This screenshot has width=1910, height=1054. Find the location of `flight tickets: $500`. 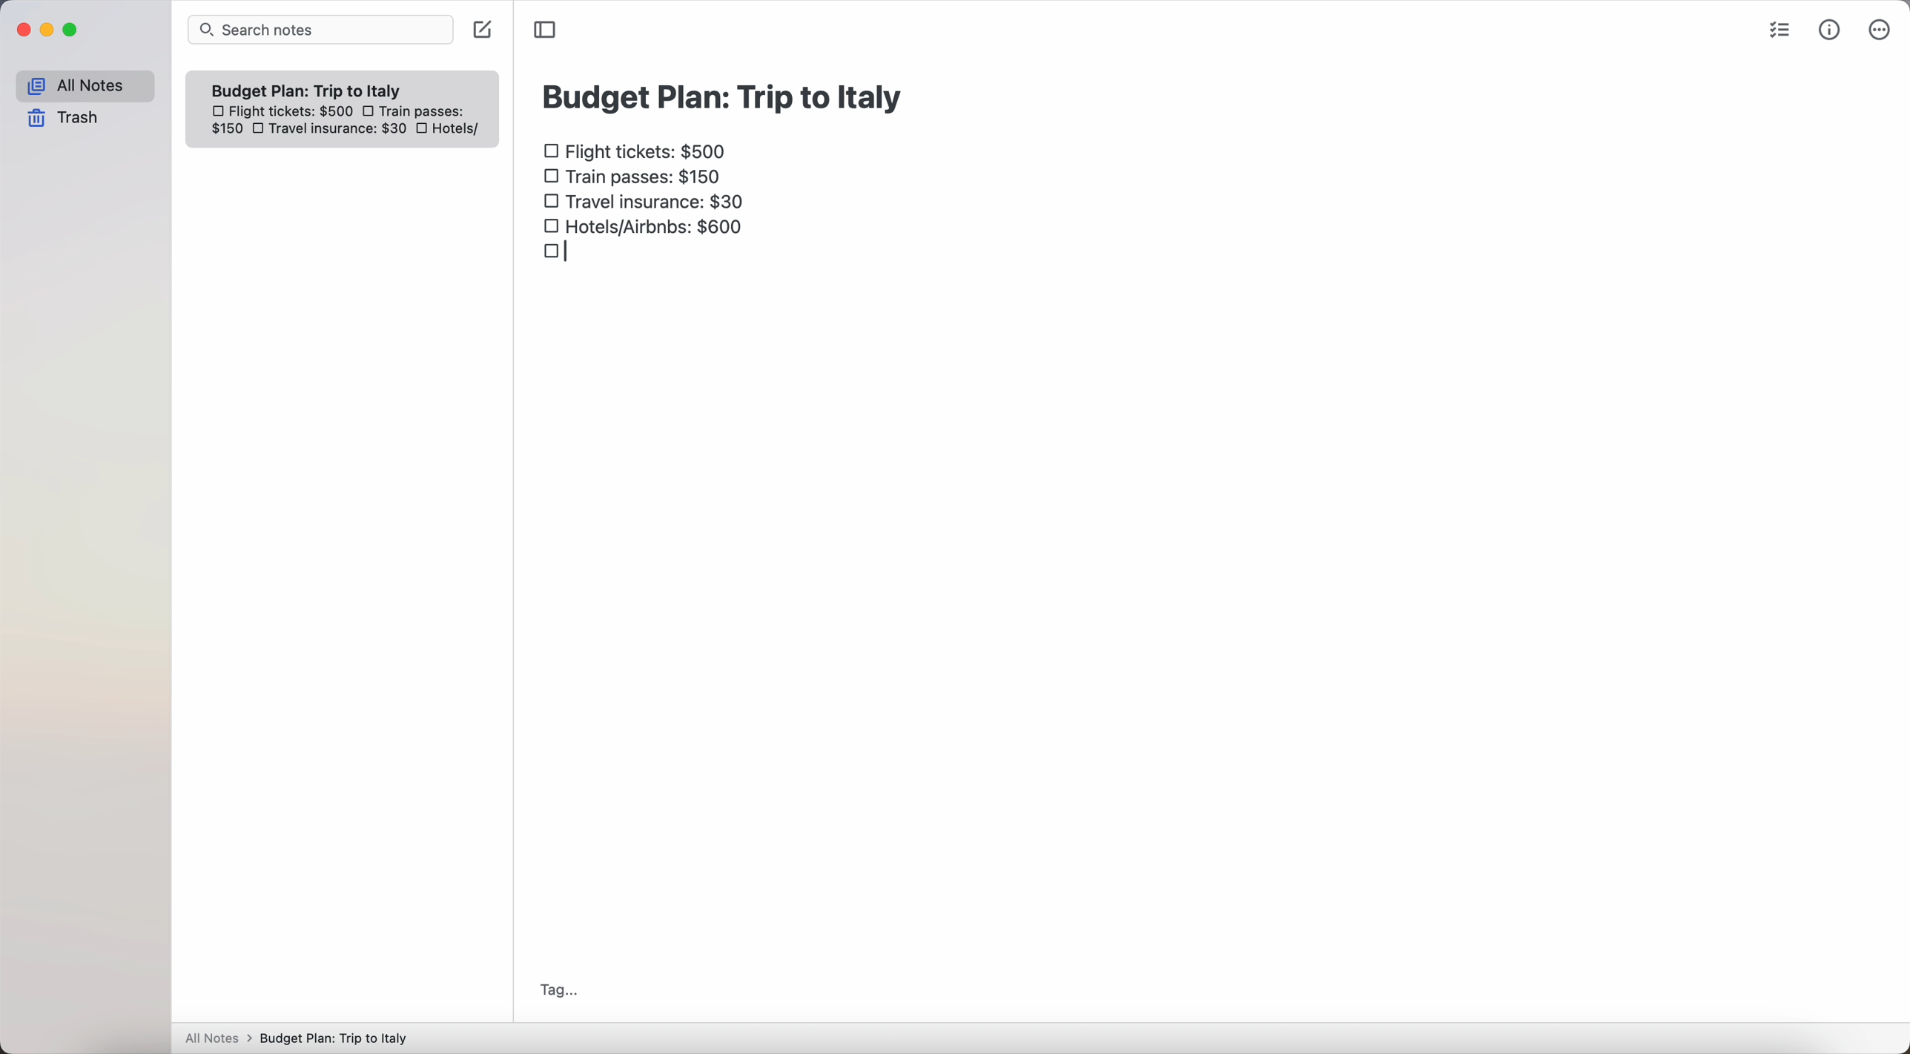

flight tickets: $500 is located at coordinates (281, 113).